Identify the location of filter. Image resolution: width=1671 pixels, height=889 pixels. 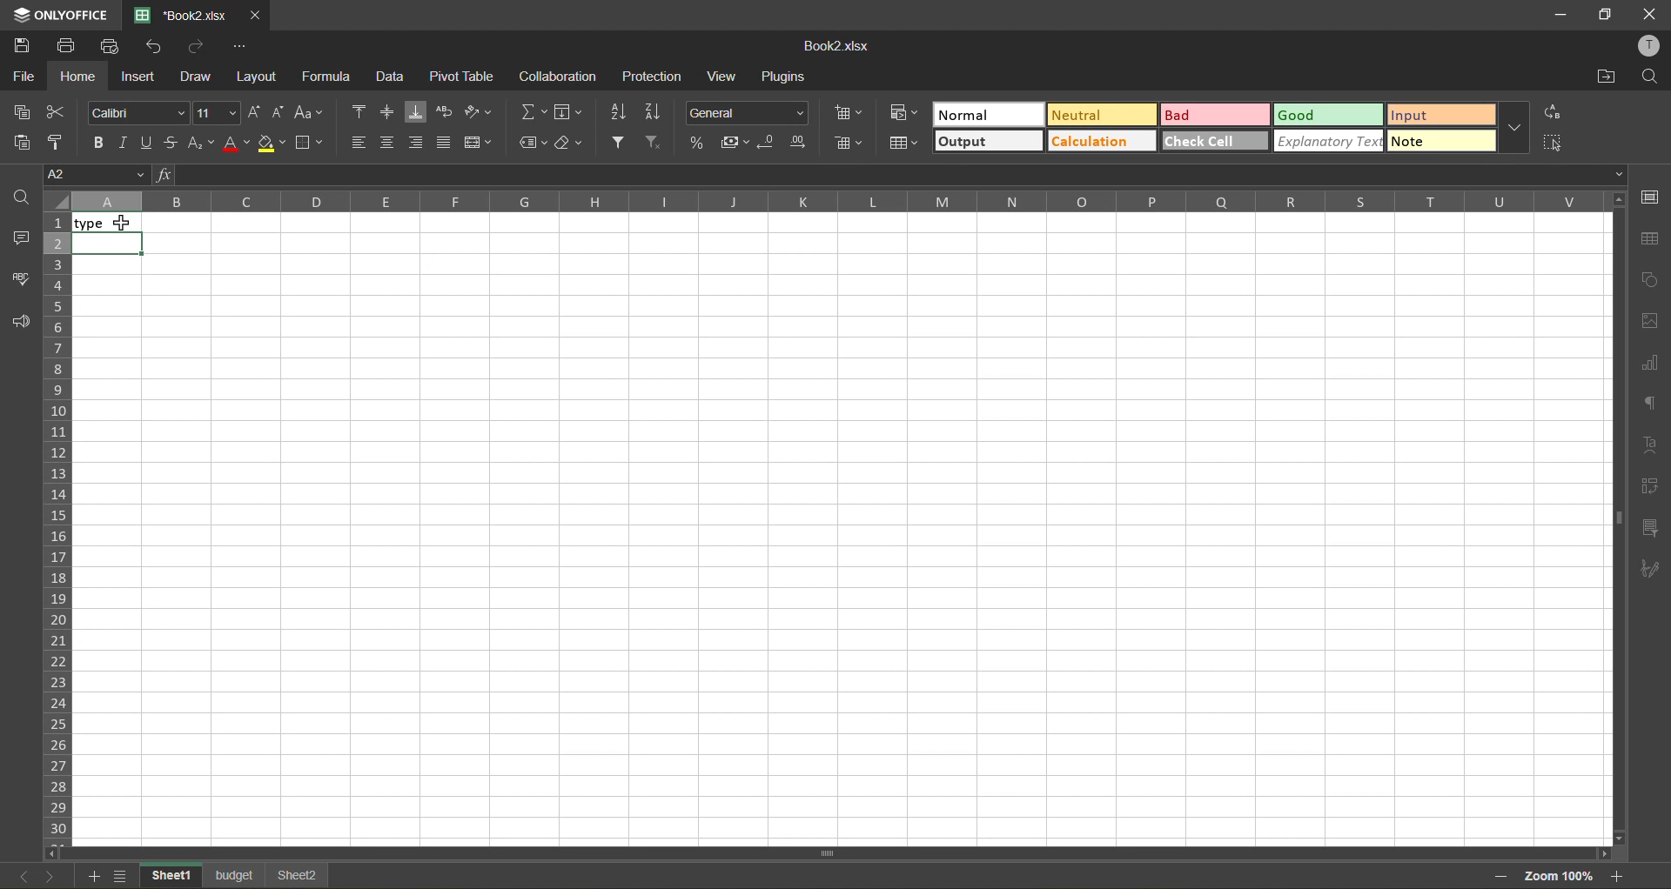
(620, 140).